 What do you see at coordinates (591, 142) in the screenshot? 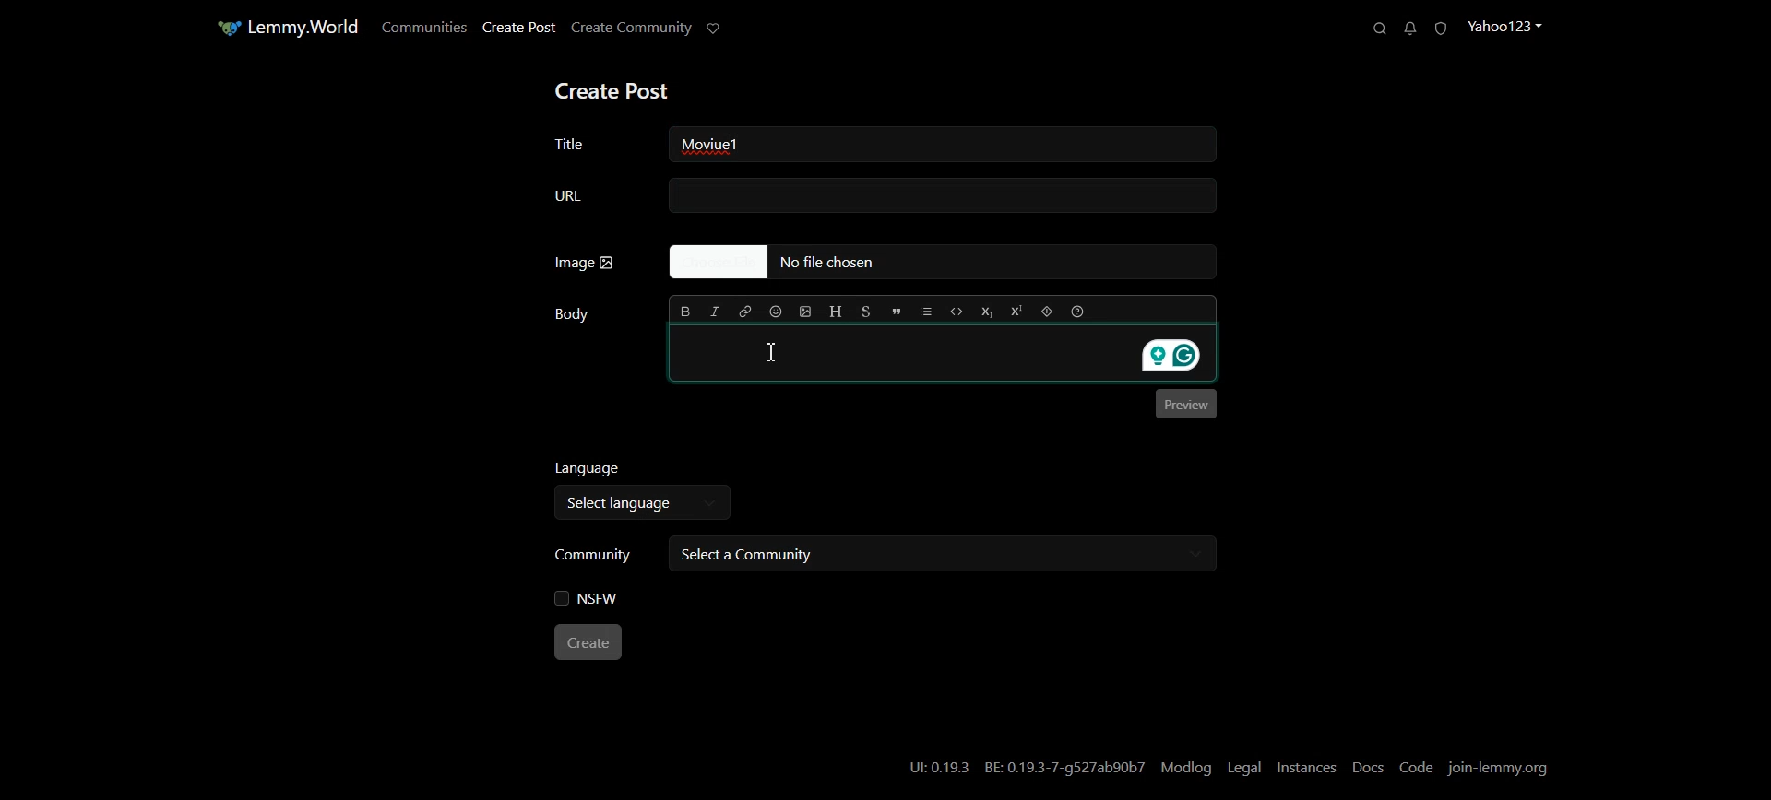
I see `Title` at bounding box center [591, 142].